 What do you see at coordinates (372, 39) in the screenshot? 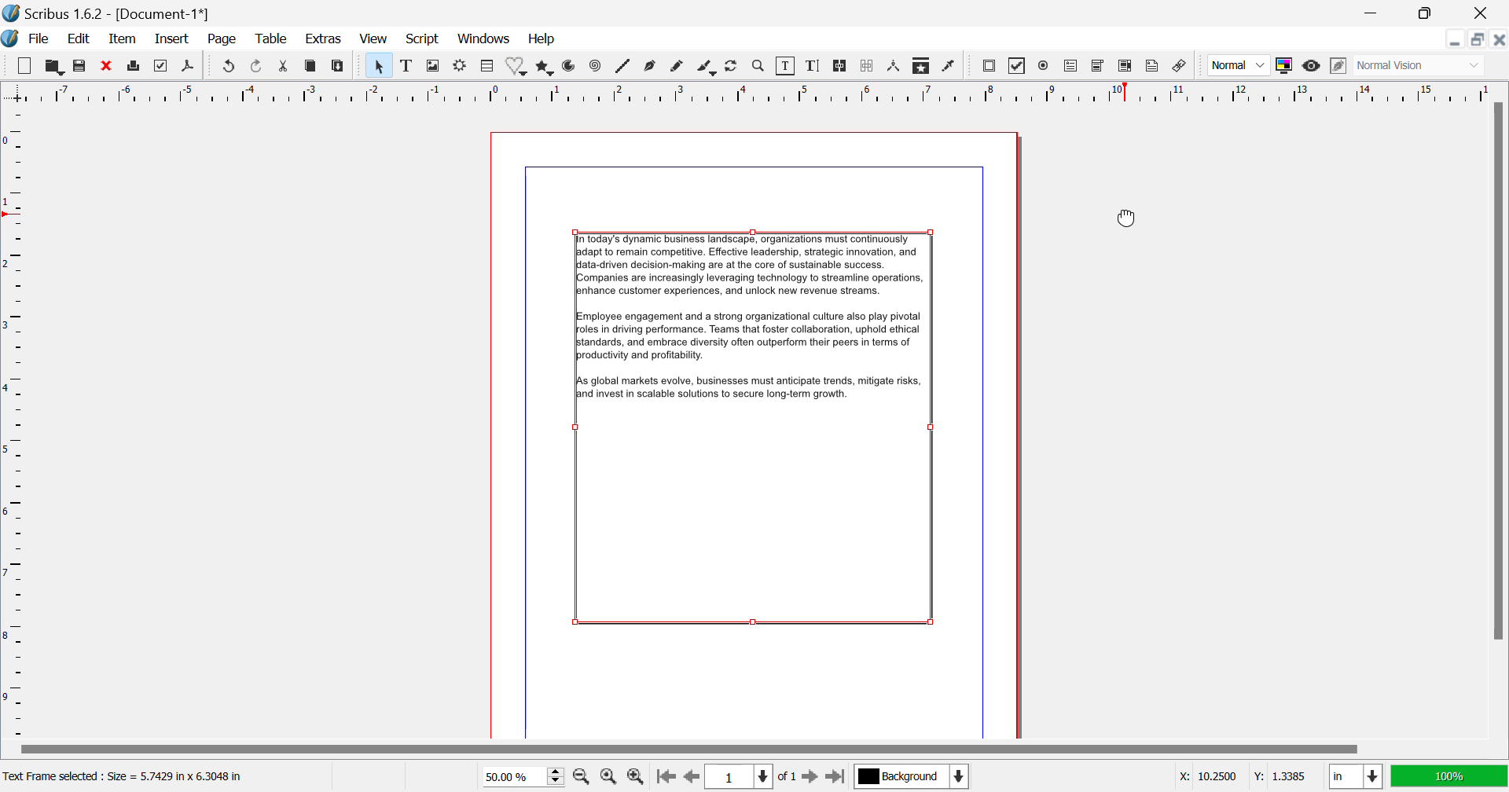
I see `View` at bounding box center [372, 39].